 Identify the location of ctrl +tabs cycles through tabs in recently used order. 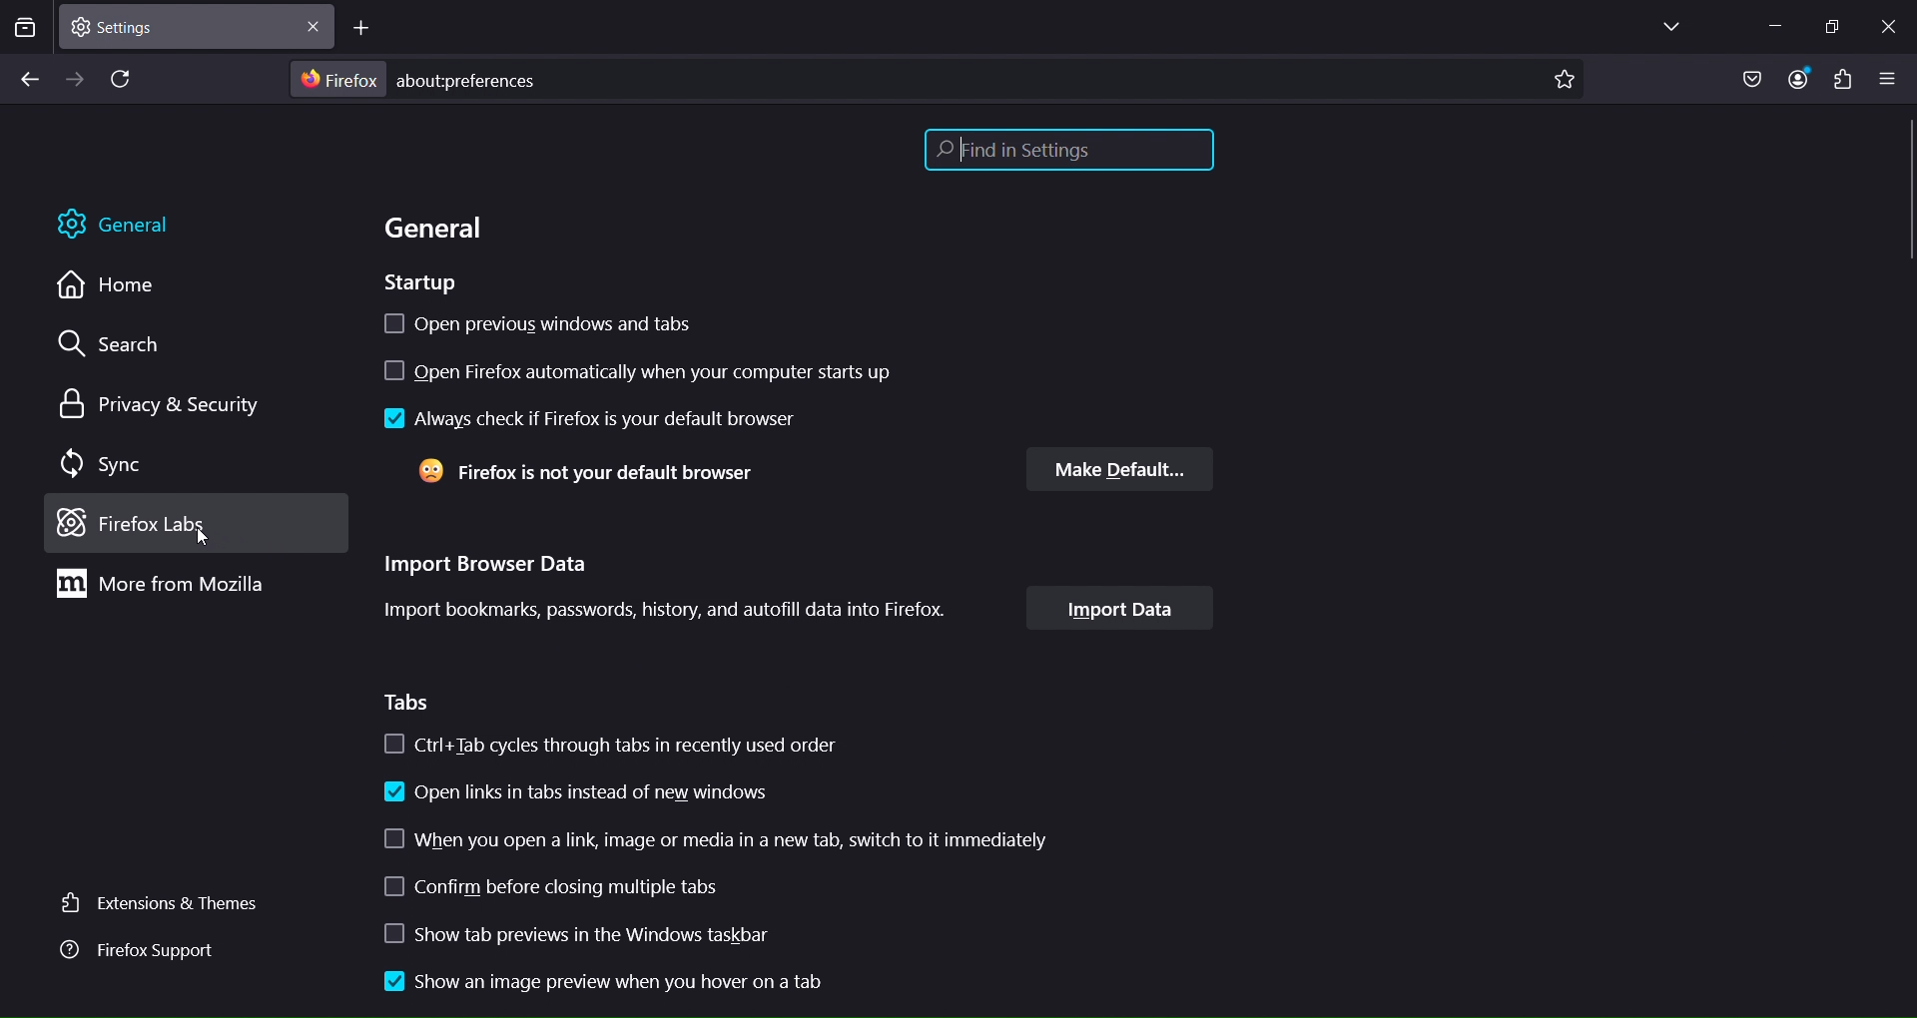
(630, 744).